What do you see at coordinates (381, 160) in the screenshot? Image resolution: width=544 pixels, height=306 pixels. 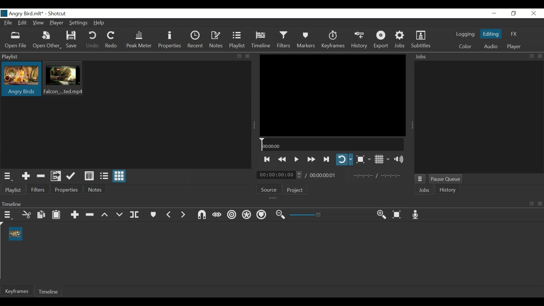 I see `Toggle display grid on player` at bounding box center [381, 160].